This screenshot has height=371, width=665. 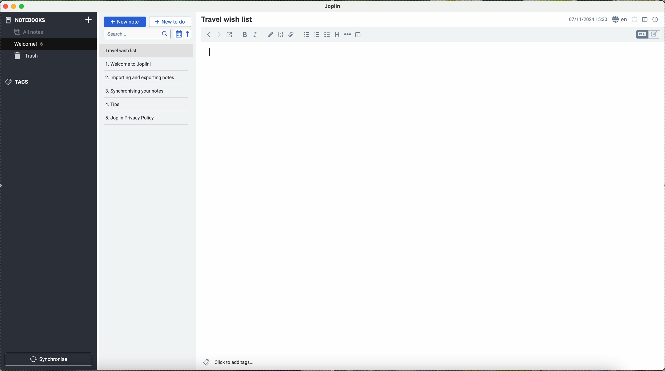 I want to click on date and hour, so click(x=586, y=19).